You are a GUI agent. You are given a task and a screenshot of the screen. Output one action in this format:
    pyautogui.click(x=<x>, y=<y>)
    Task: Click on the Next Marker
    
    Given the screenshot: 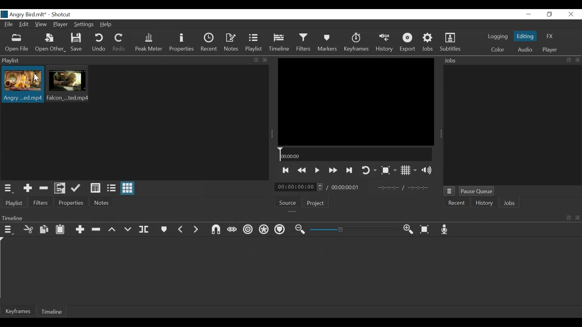 What is the action you would take?
    pyautogui.click(x=196, y=230)
    